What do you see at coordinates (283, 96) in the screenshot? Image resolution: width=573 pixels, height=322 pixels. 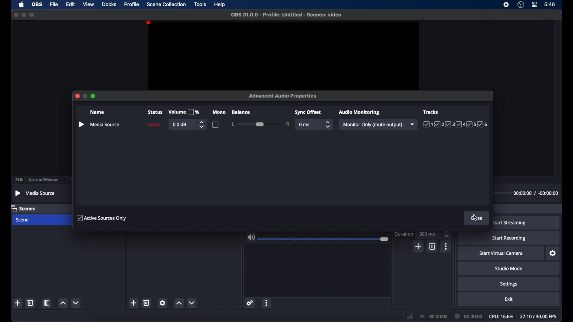 I see `advanced audio properties` at bounding box center [283, 96].